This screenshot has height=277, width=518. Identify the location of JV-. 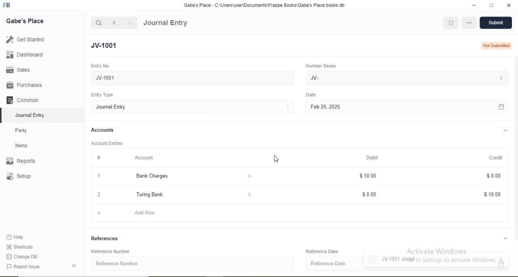
(406, 77).